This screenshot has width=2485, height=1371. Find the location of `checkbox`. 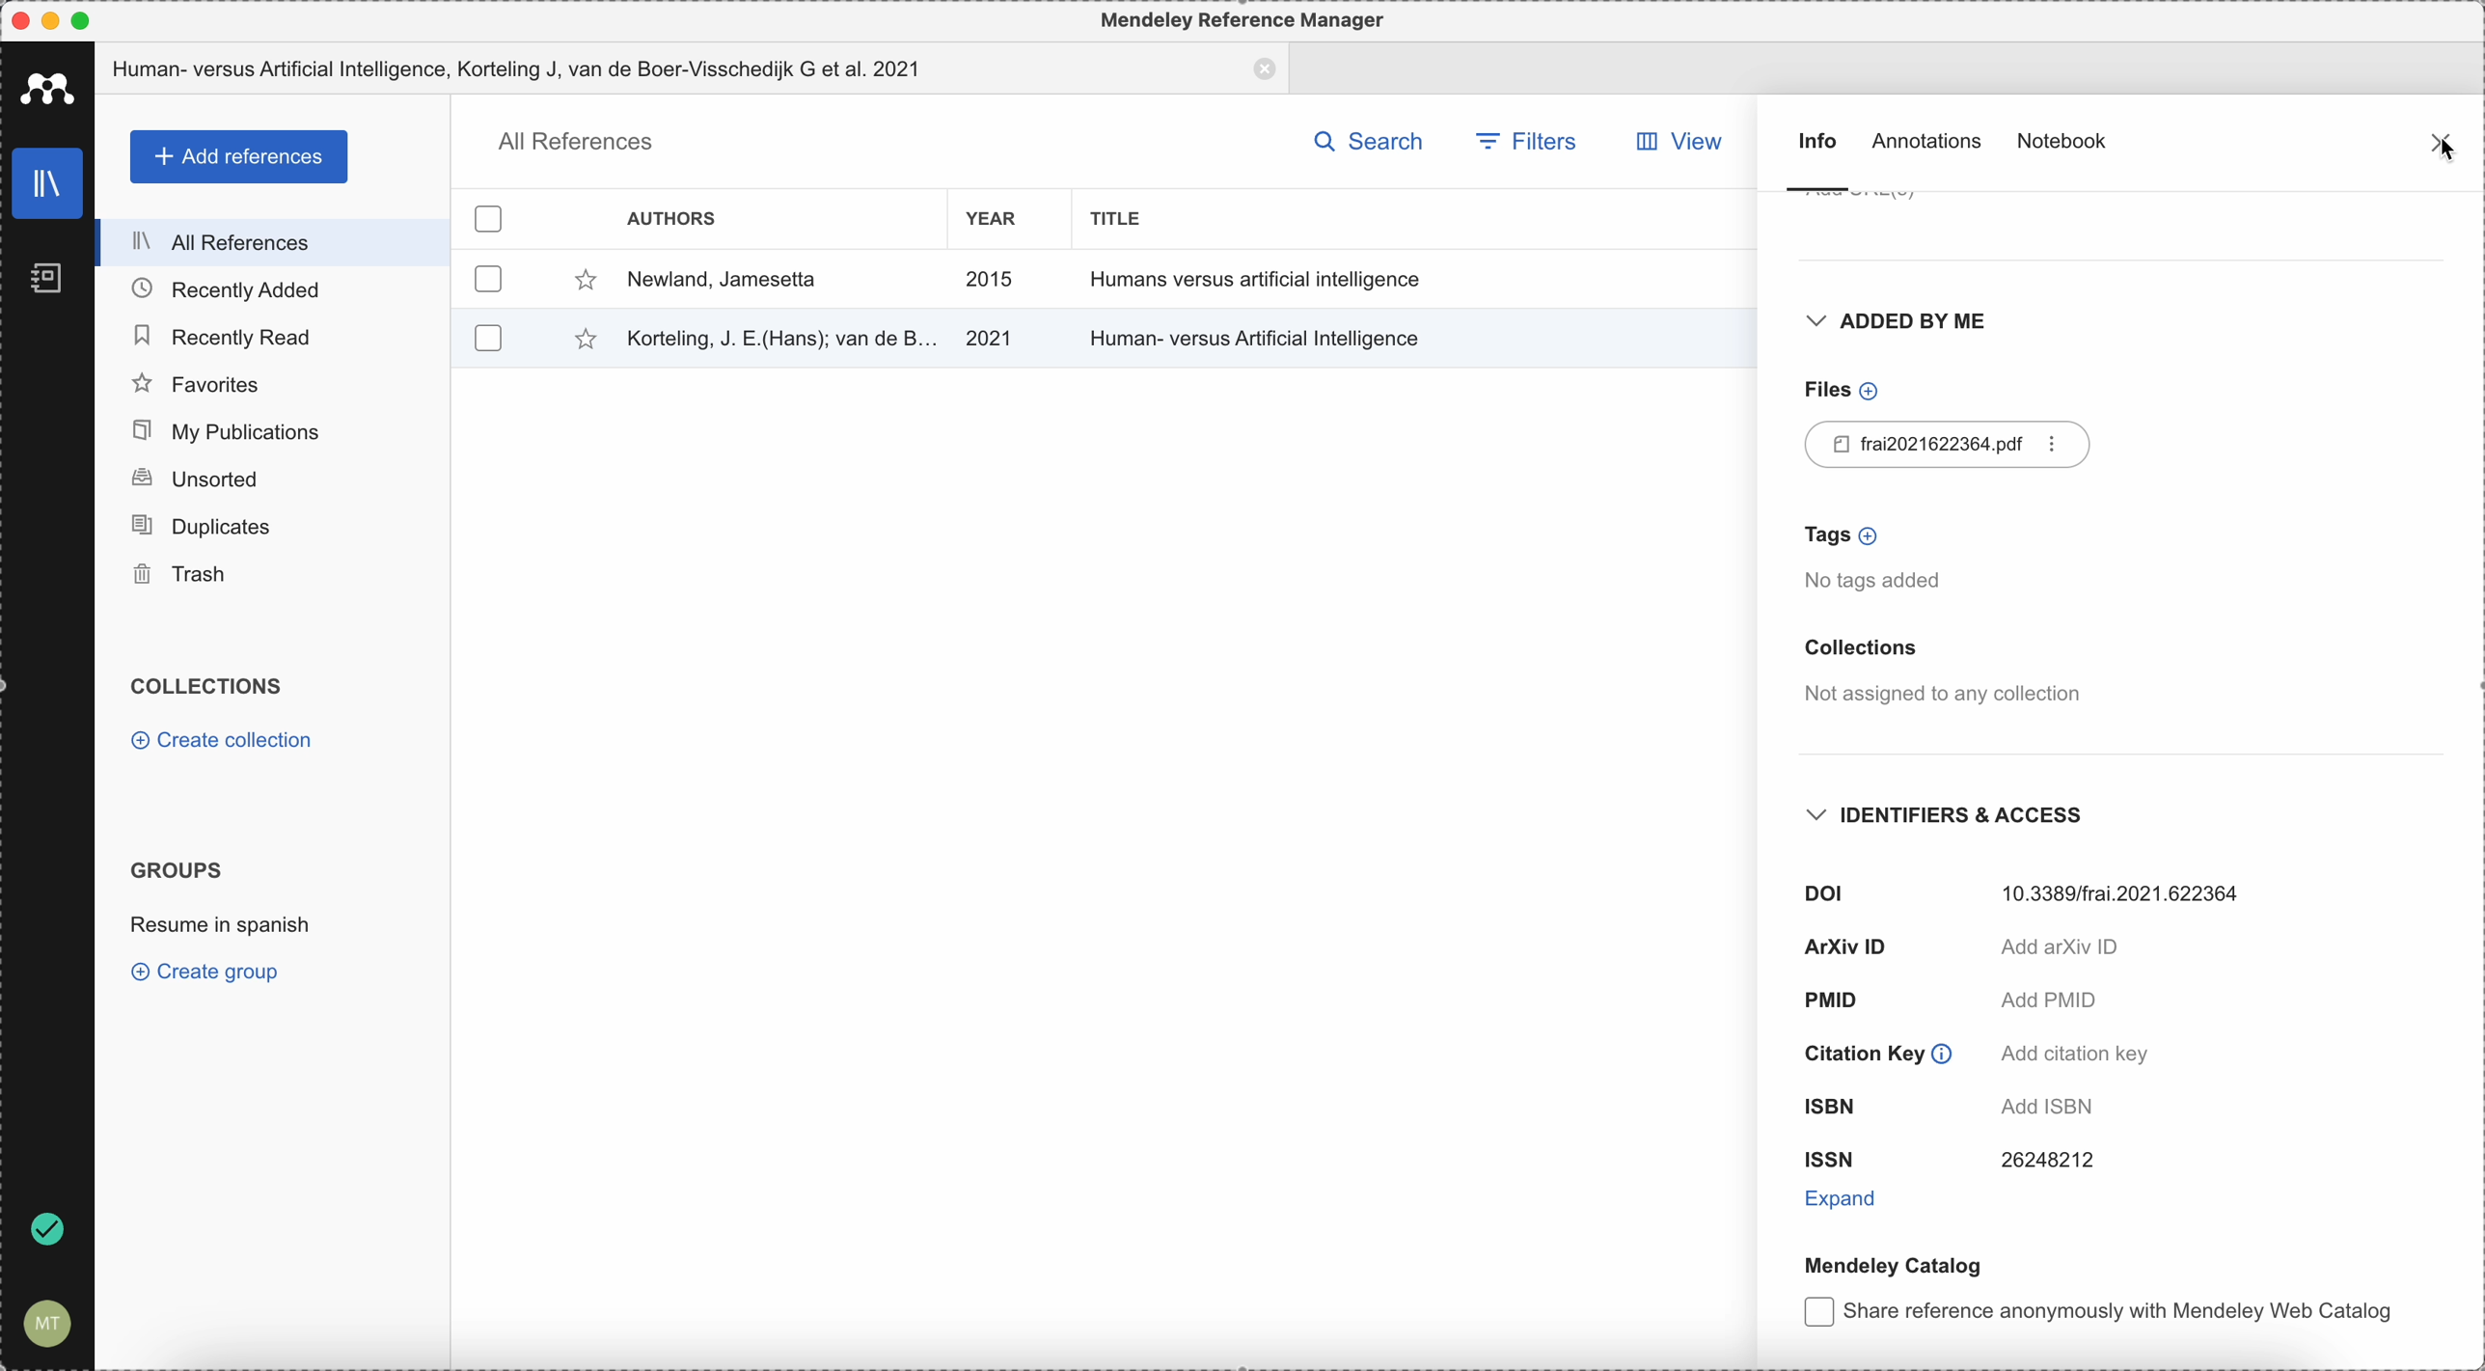

checkbox is located at coordinates (491, 214).